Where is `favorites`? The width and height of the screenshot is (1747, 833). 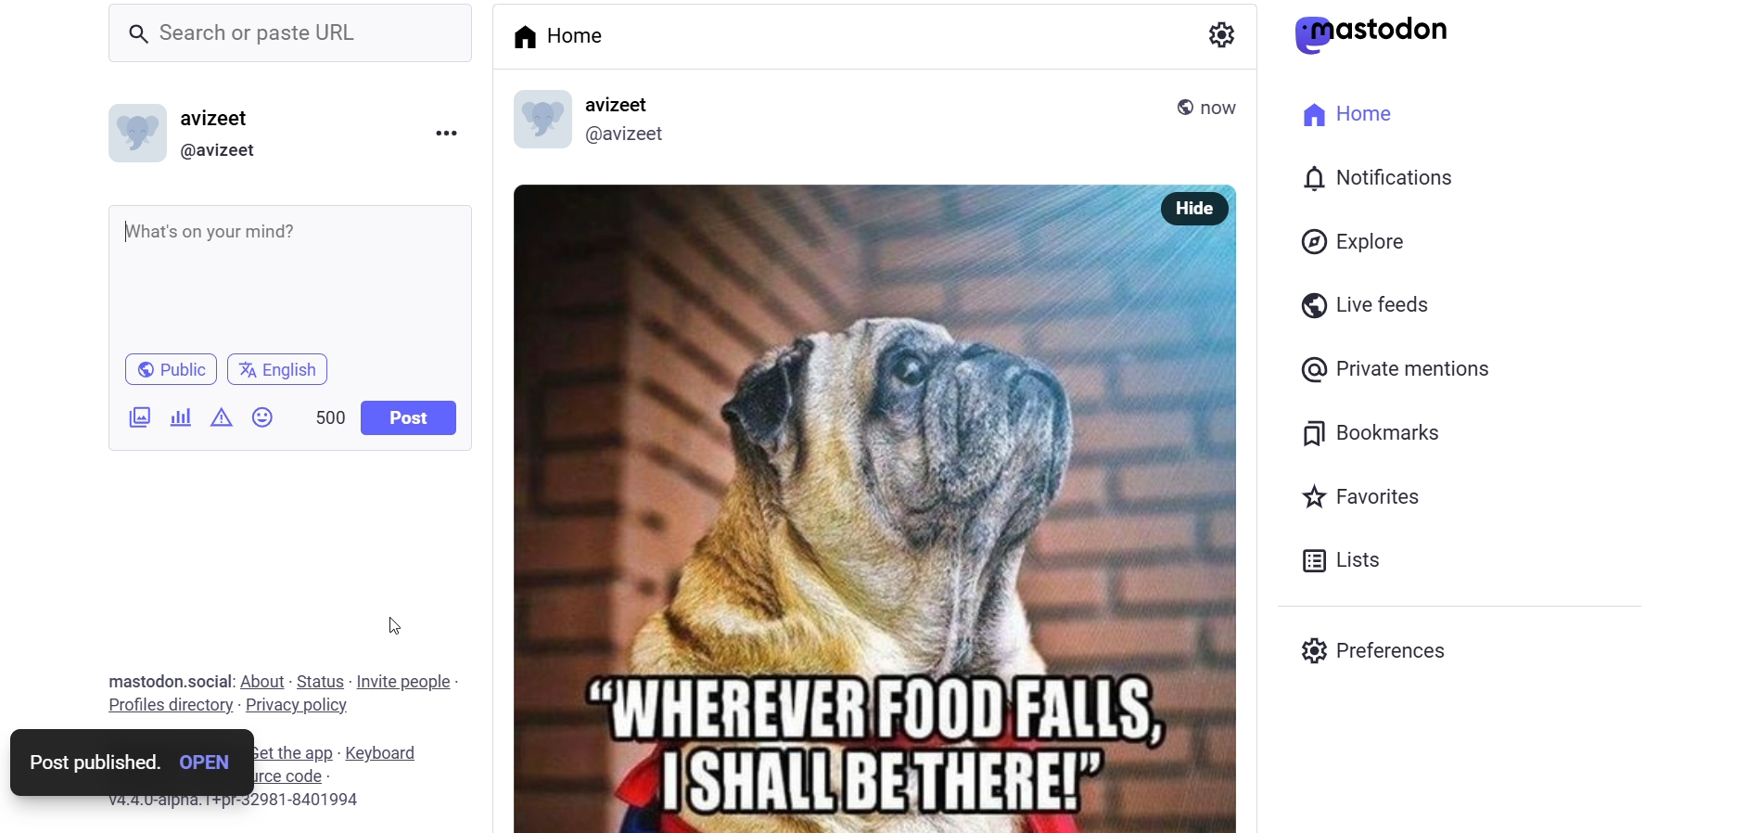
favorites is located at coordinates (1368, 500).